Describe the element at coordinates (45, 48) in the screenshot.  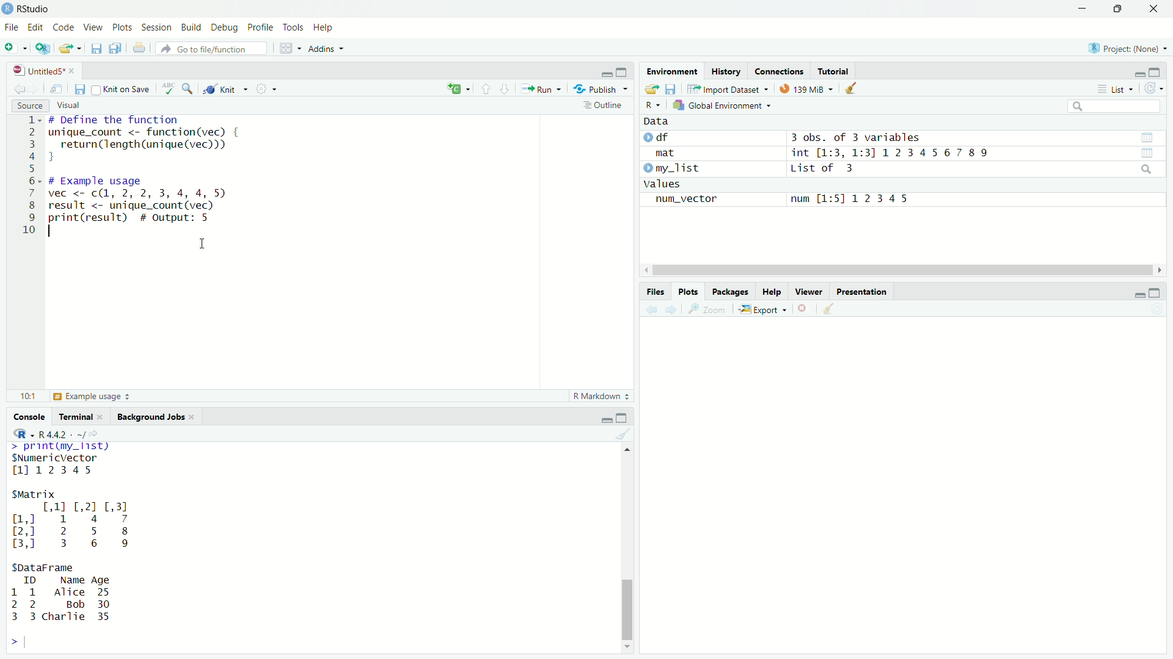
I see `create a project` at that location.